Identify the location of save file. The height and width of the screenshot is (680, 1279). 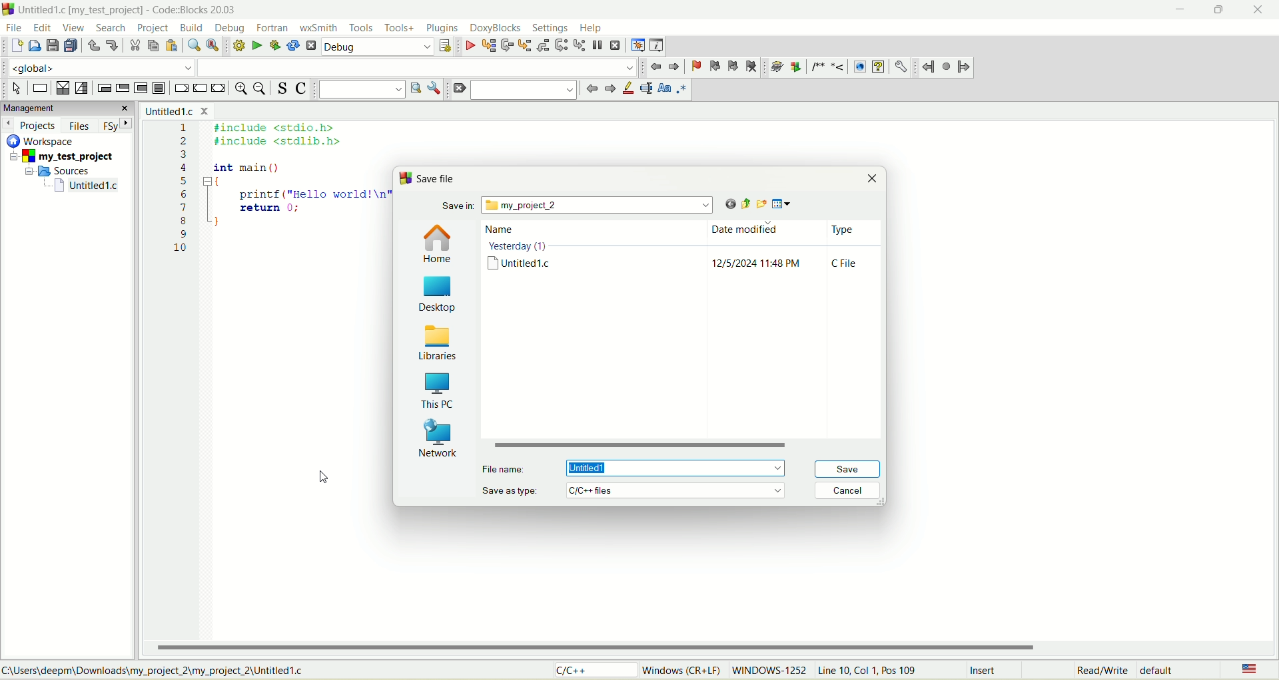
(434, 179).